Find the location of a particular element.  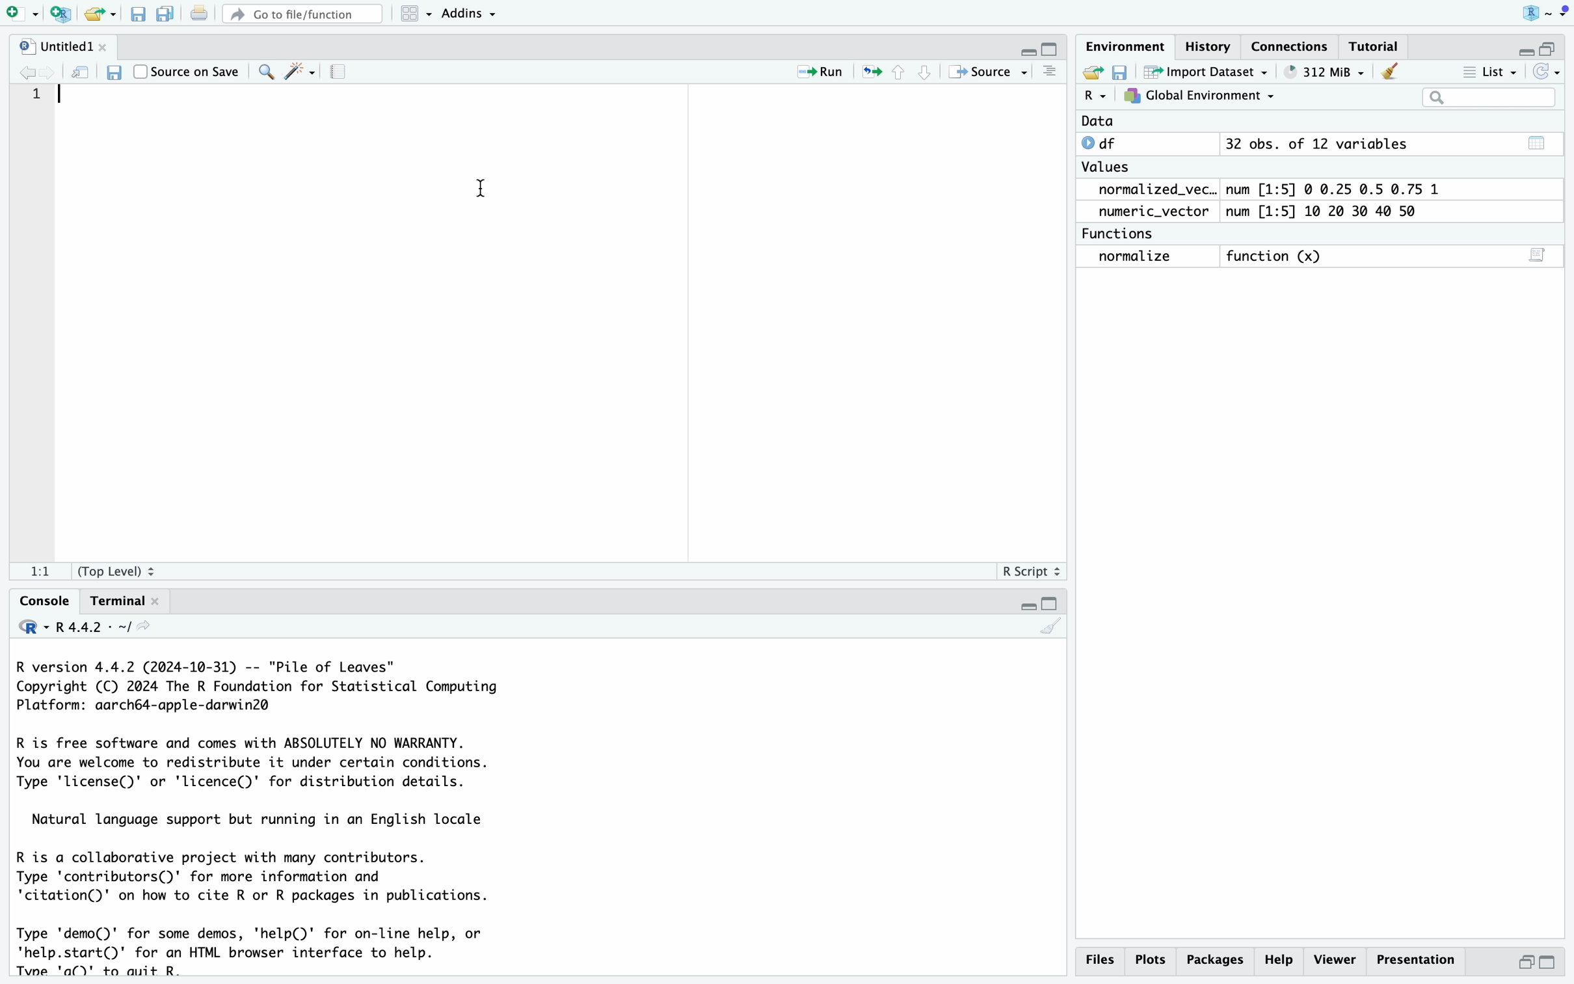

show document line is located at coordinates (1051, 75).